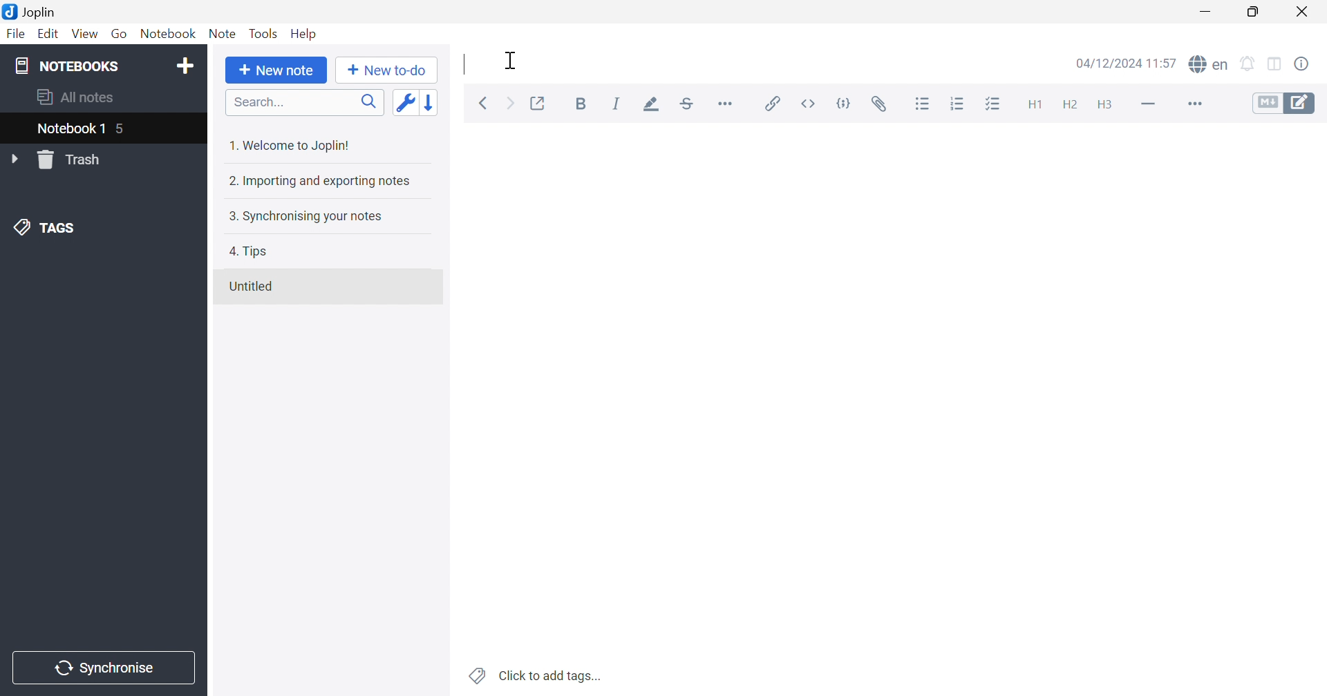 The height and width of the screenshot is (696, 1327). Describe the element at coordinates (49, 34) in the screenshot. I see `Edit` at that location.